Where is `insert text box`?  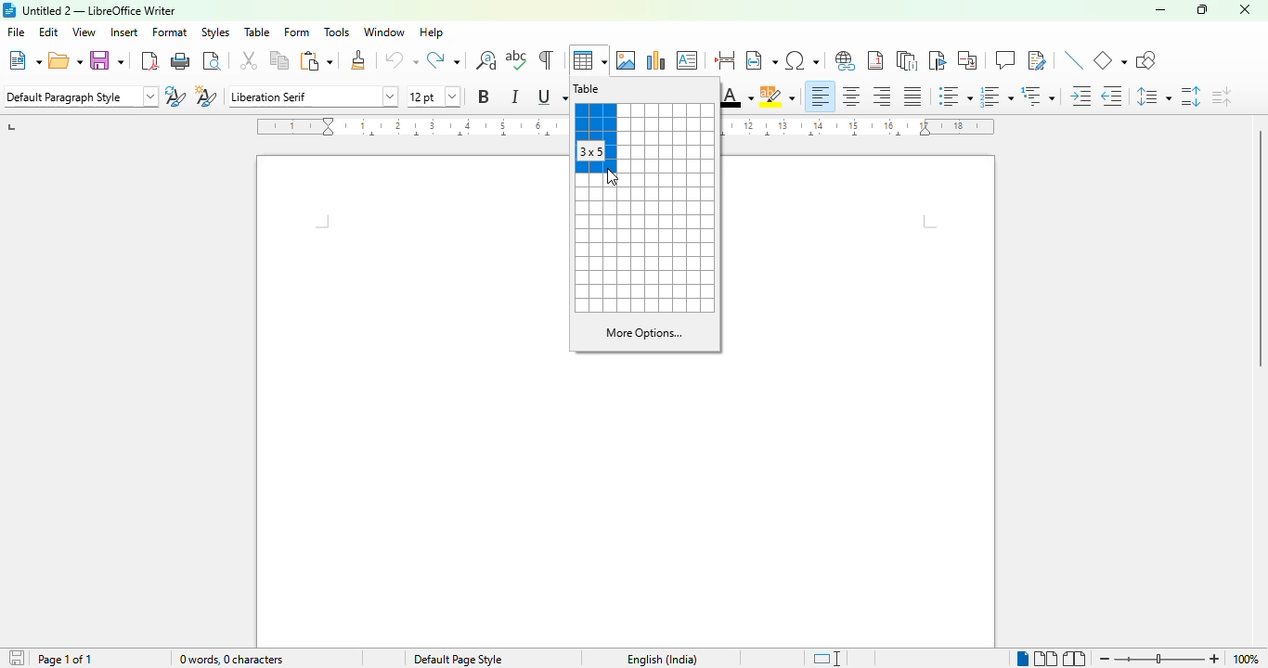 insert text box is located at coordinates (688, 59).